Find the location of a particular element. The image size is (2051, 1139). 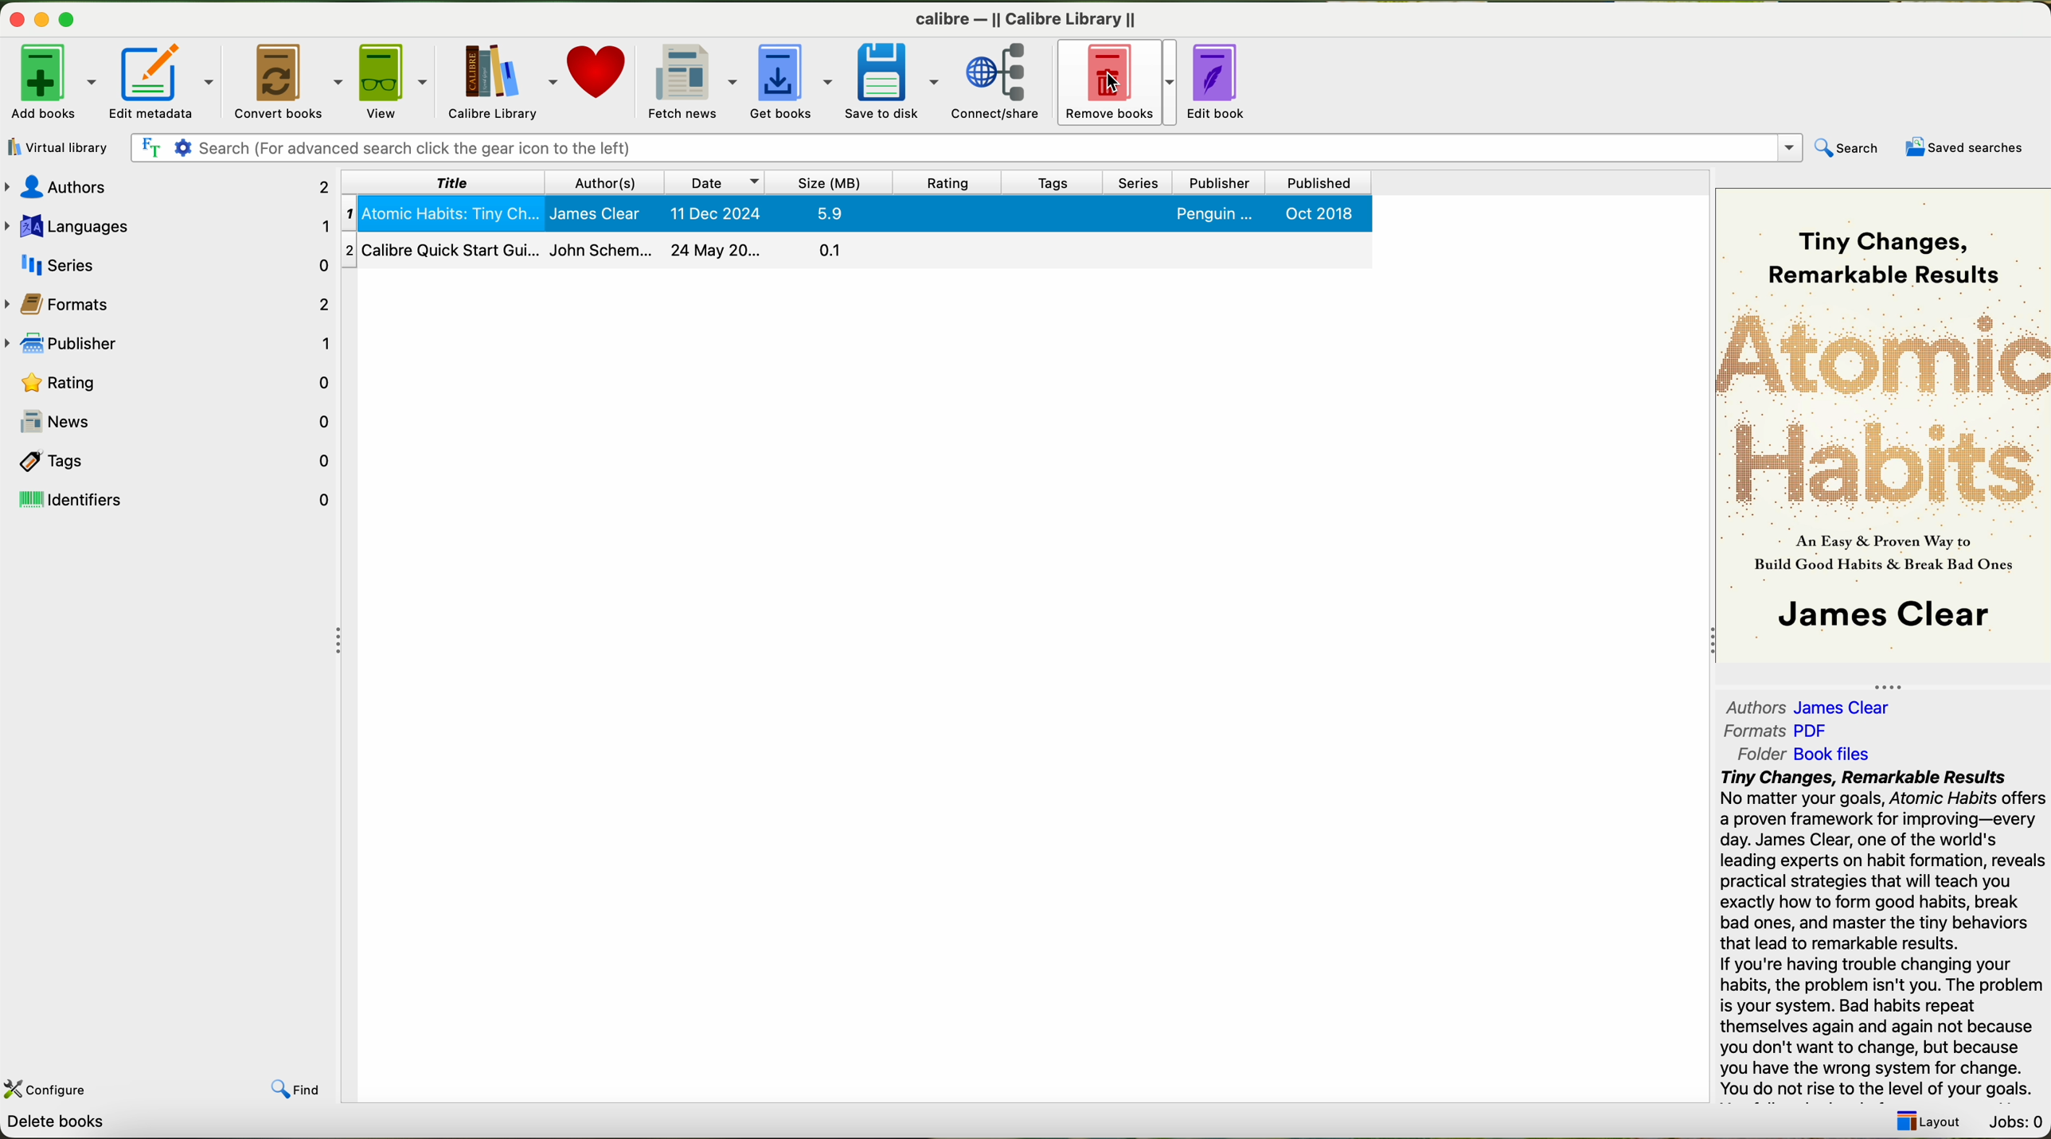

summary is located at coordinates (1883, 935).